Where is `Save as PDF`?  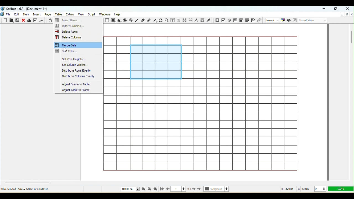
Save as PDF is located at coordinates (42, 20).